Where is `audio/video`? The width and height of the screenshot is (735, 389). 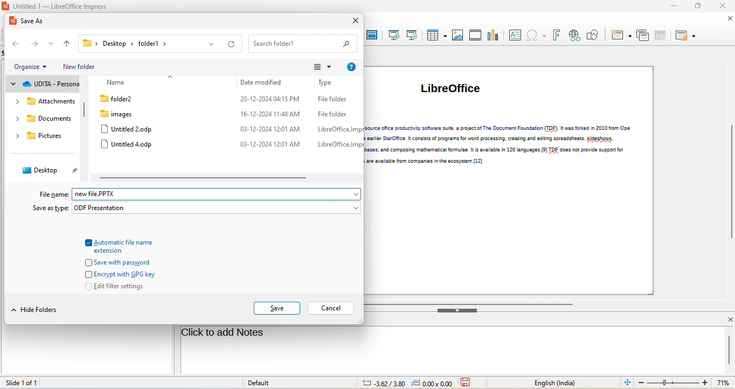
audio/video is located at coordinates (475, 35).